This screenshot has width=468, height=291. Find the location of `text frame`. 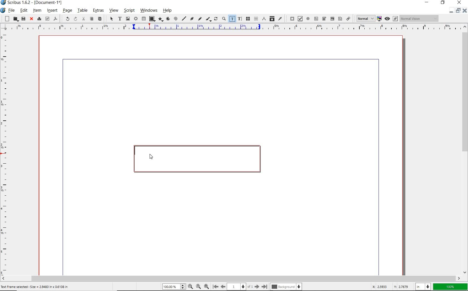

text frame is located at coordinates (120, 19).